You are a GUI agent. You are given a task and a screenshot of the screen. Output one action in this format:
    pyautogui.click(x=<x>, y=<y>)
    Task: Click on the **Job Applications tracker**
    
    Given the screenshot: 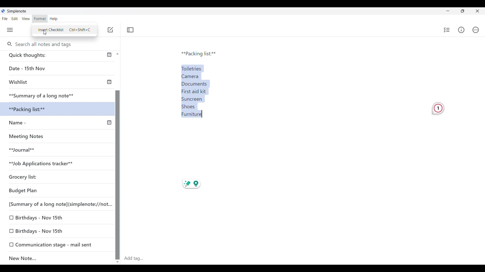 What is the action you would take?
    pyautogui.click(x=52, y=163)
    